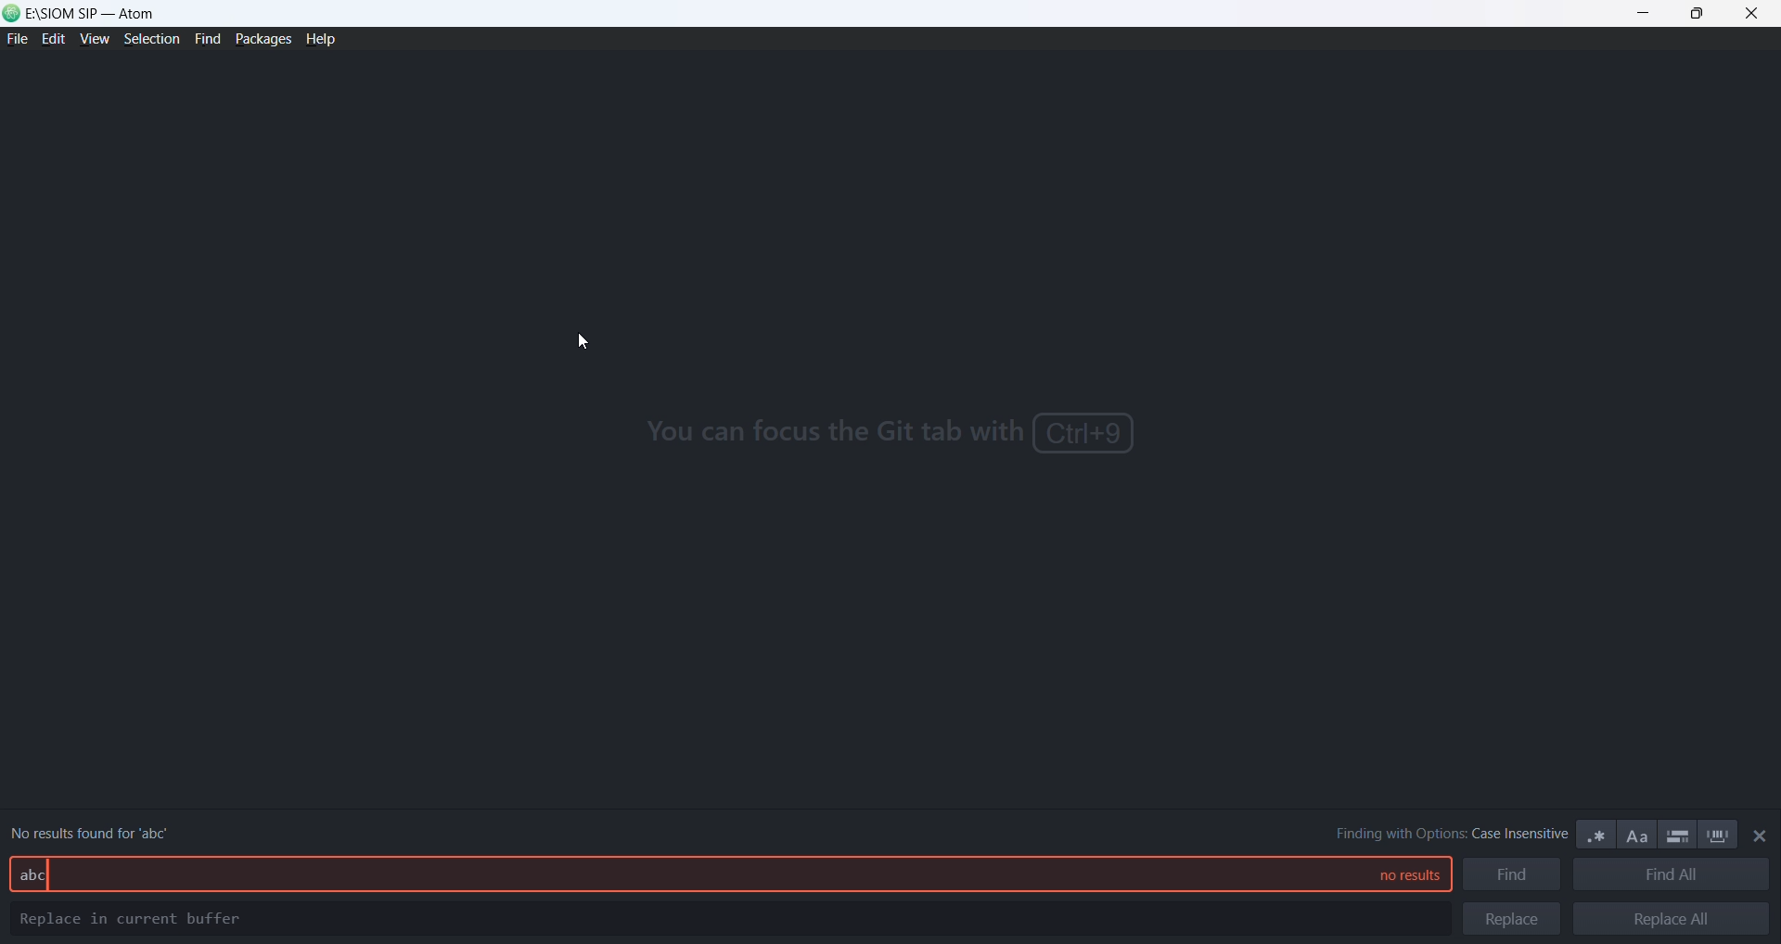  What do you see at coordinates (889, 436) in the screenshot?
I see `you can focus the git tab with ctrl+9` at bounding box center [889, 436].